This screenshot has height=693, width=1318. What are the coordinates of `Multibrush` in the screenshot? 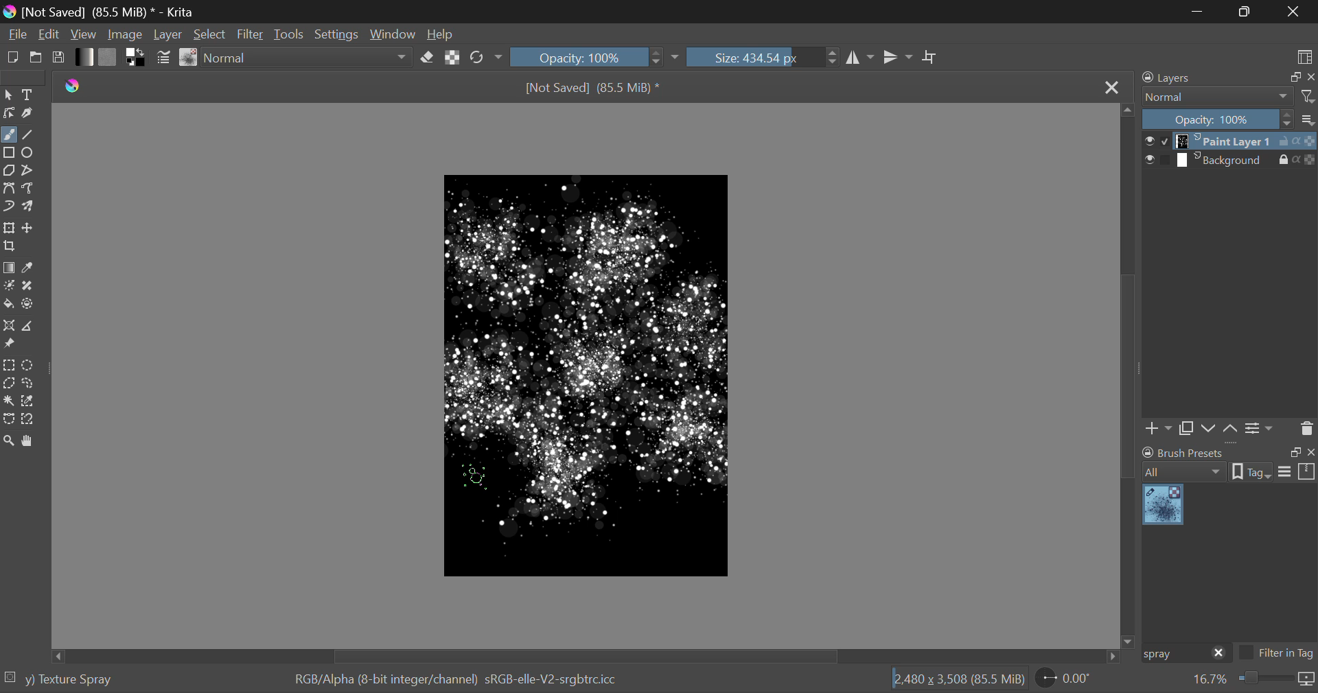 It's located at (28, 205).